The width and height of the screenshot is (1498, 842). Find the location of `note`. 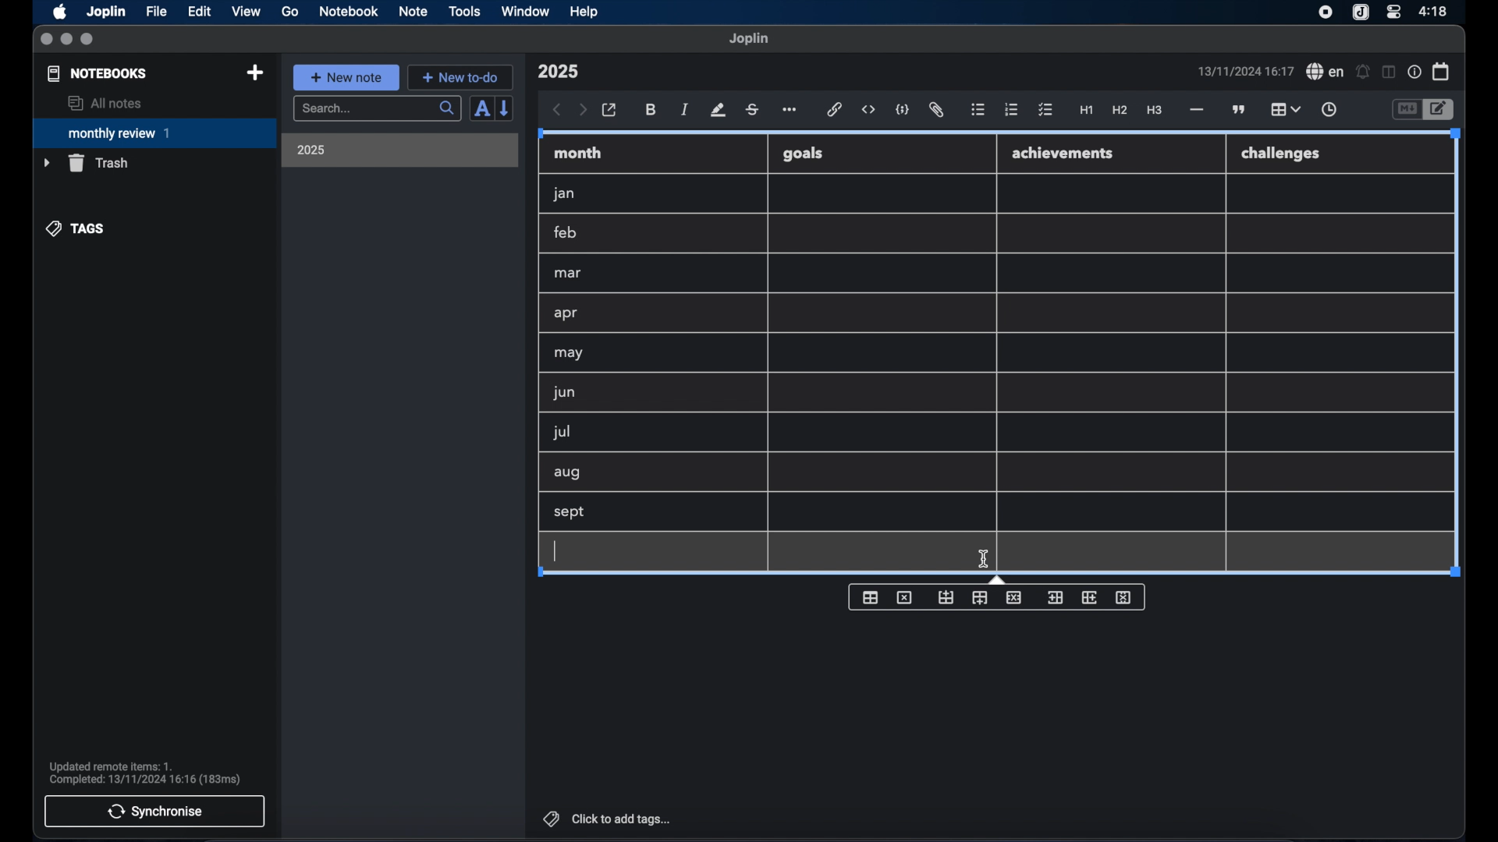

note is located at coordinates (414, 11).